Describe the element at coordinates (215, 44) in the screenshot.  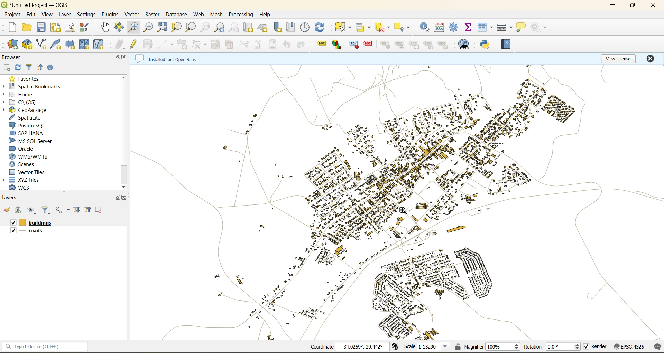
I see `modify` at that location.